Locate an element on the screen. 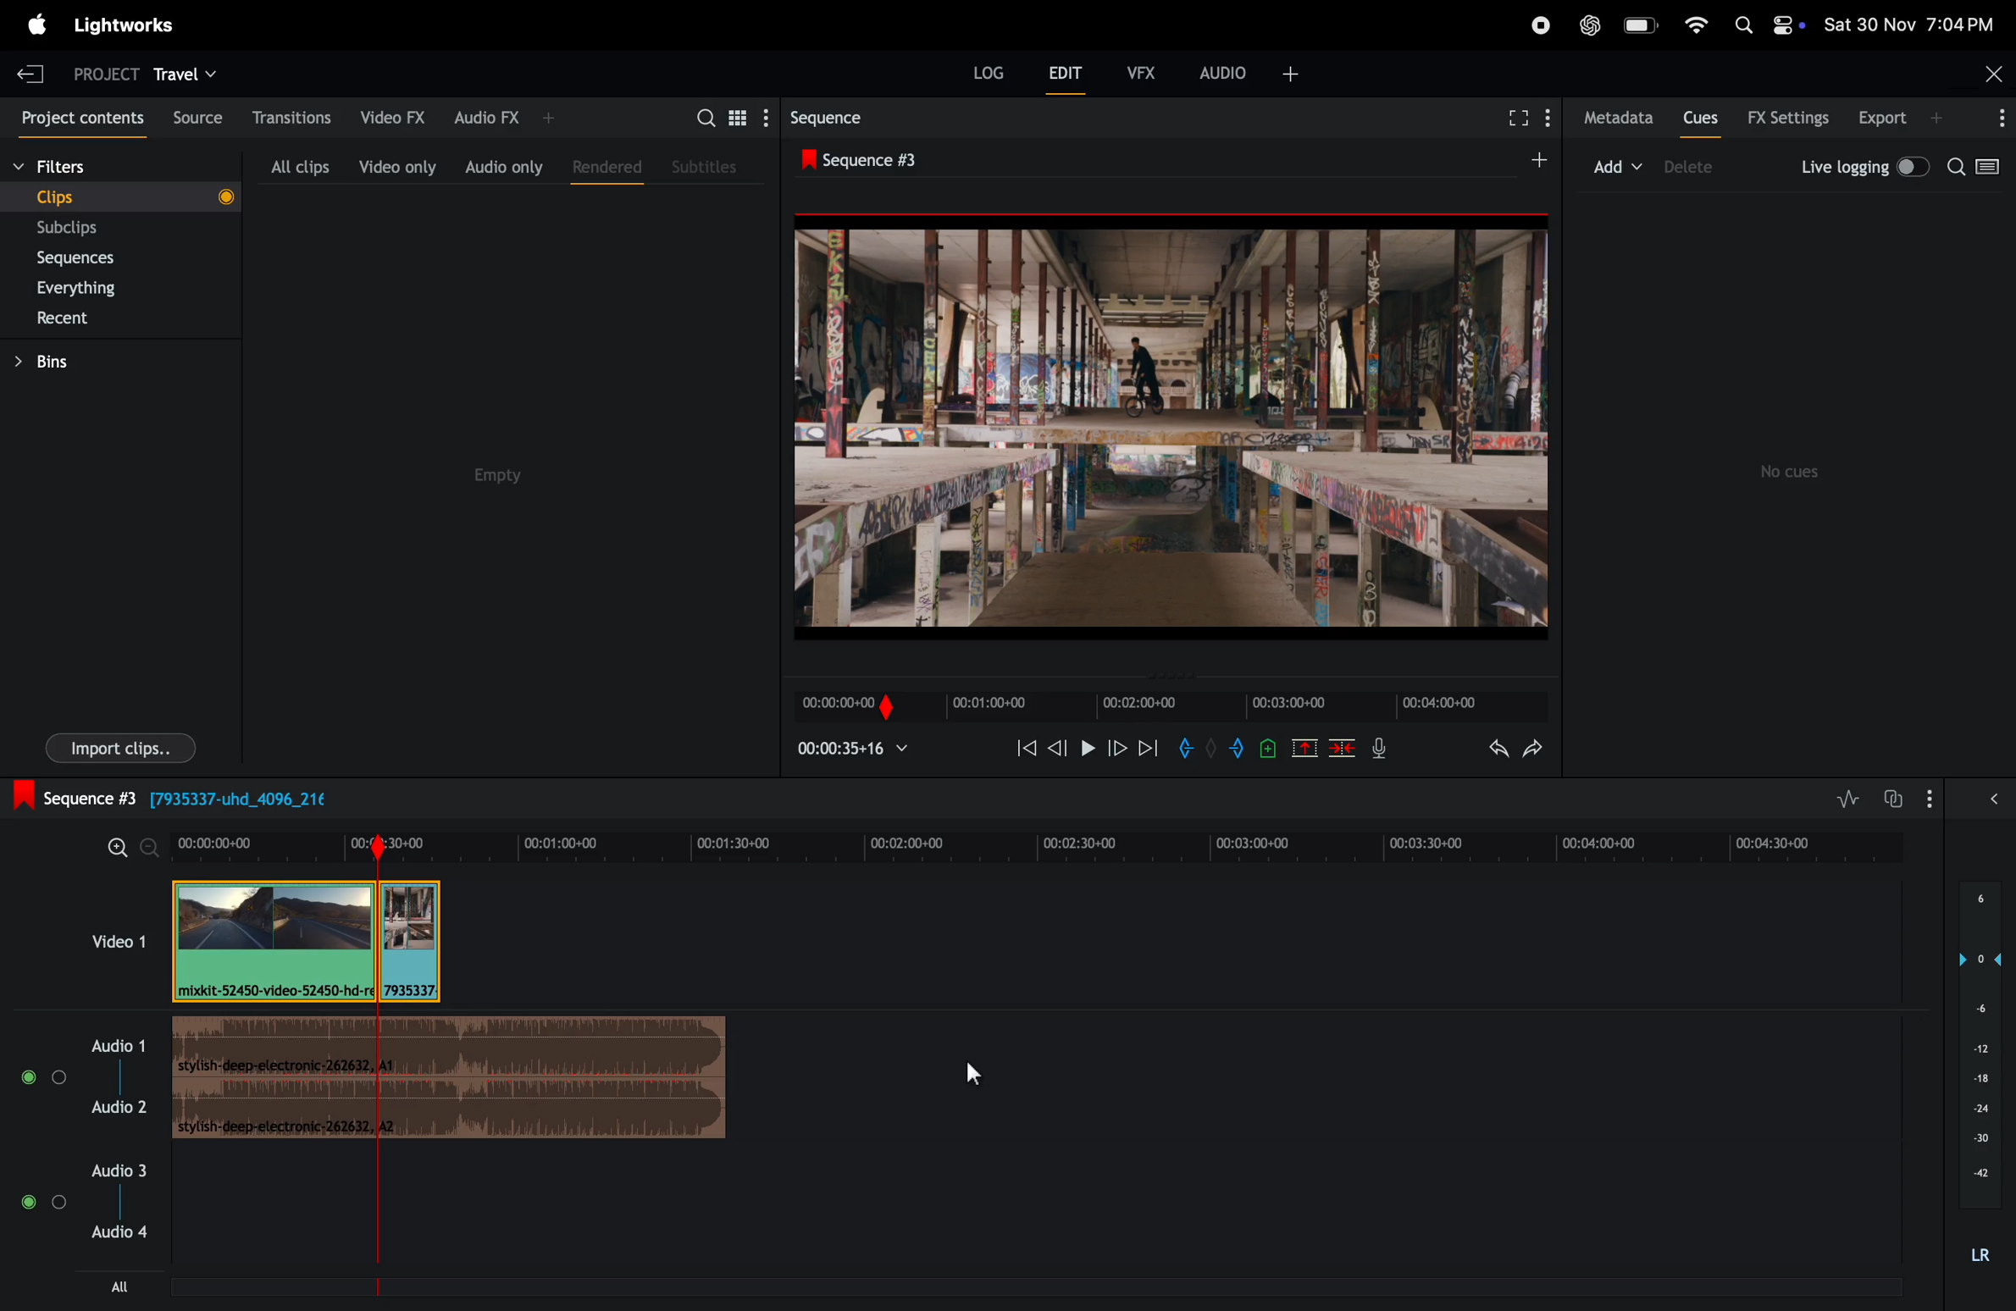 Image resolution: width=2016 pixels, height=1311 pixels. audio omly is located at coordinates (503, 163).